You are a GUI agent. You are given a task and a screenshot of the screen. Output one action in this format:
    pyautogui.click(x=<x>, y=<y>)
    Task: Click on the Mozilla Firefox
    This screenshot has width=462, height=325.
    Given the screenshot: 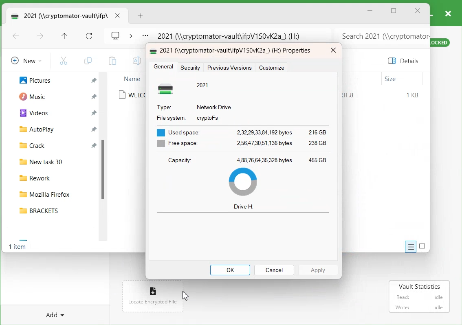 What is the action you would take?
    pyautogui.click(x=53, y=193)
    